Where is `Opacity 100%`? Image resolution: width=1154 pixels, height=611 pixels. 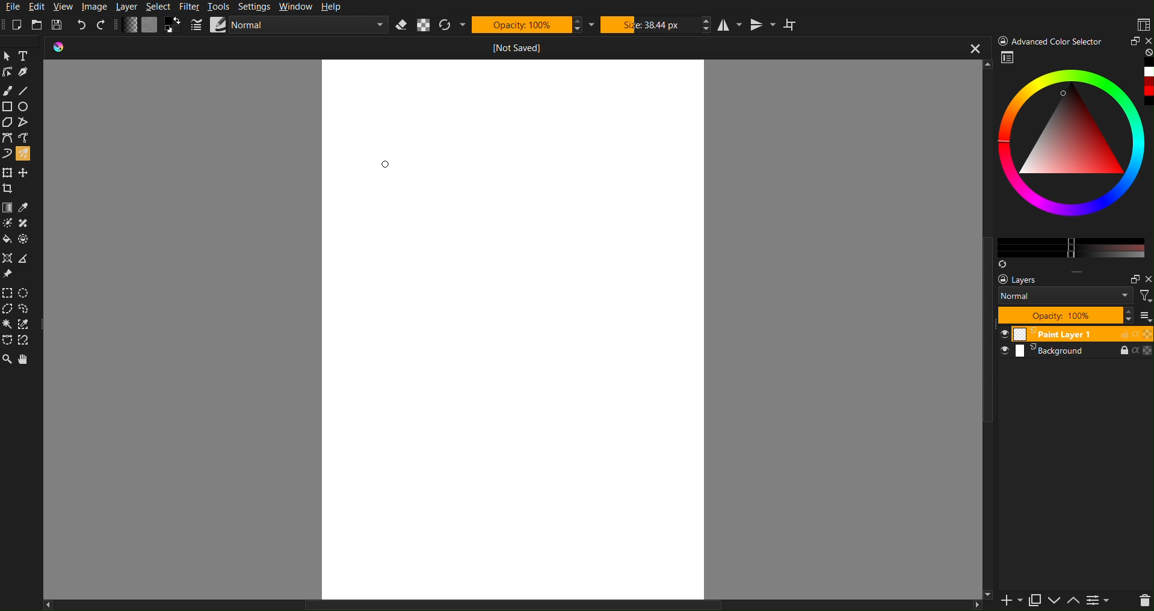
Opacity 100% is located at coordinates (1064, 315).